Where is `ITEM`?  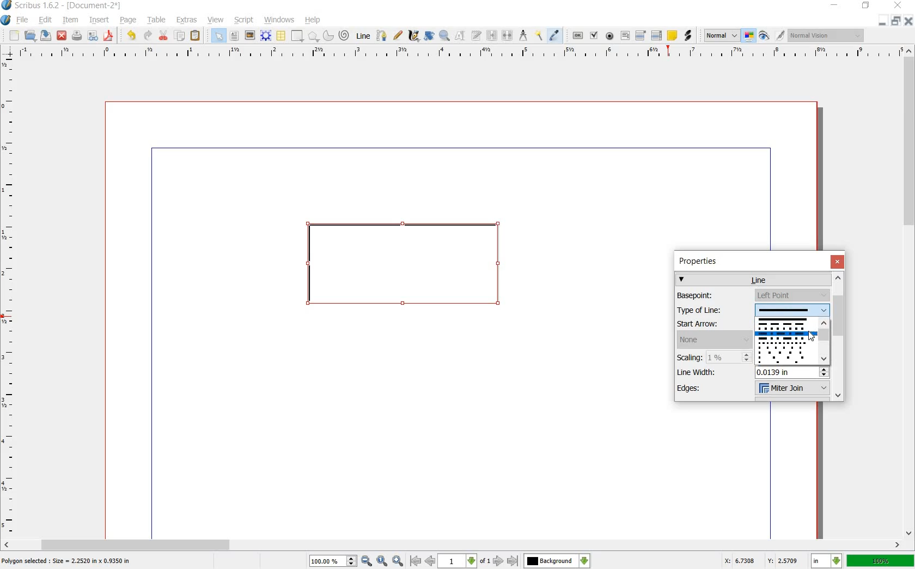
ITEM is located at coordinates (69, 20).